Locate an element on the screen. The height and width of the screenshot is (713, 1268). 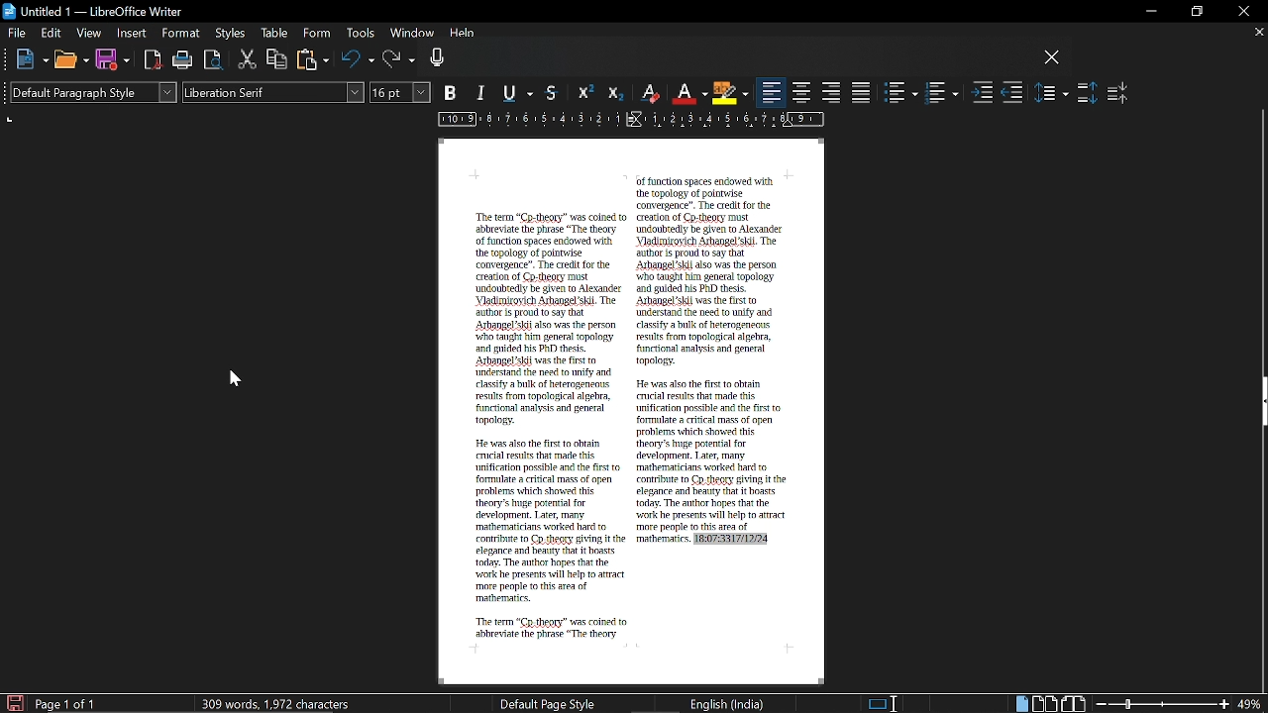
Justified is located at coordinates (862, 92).